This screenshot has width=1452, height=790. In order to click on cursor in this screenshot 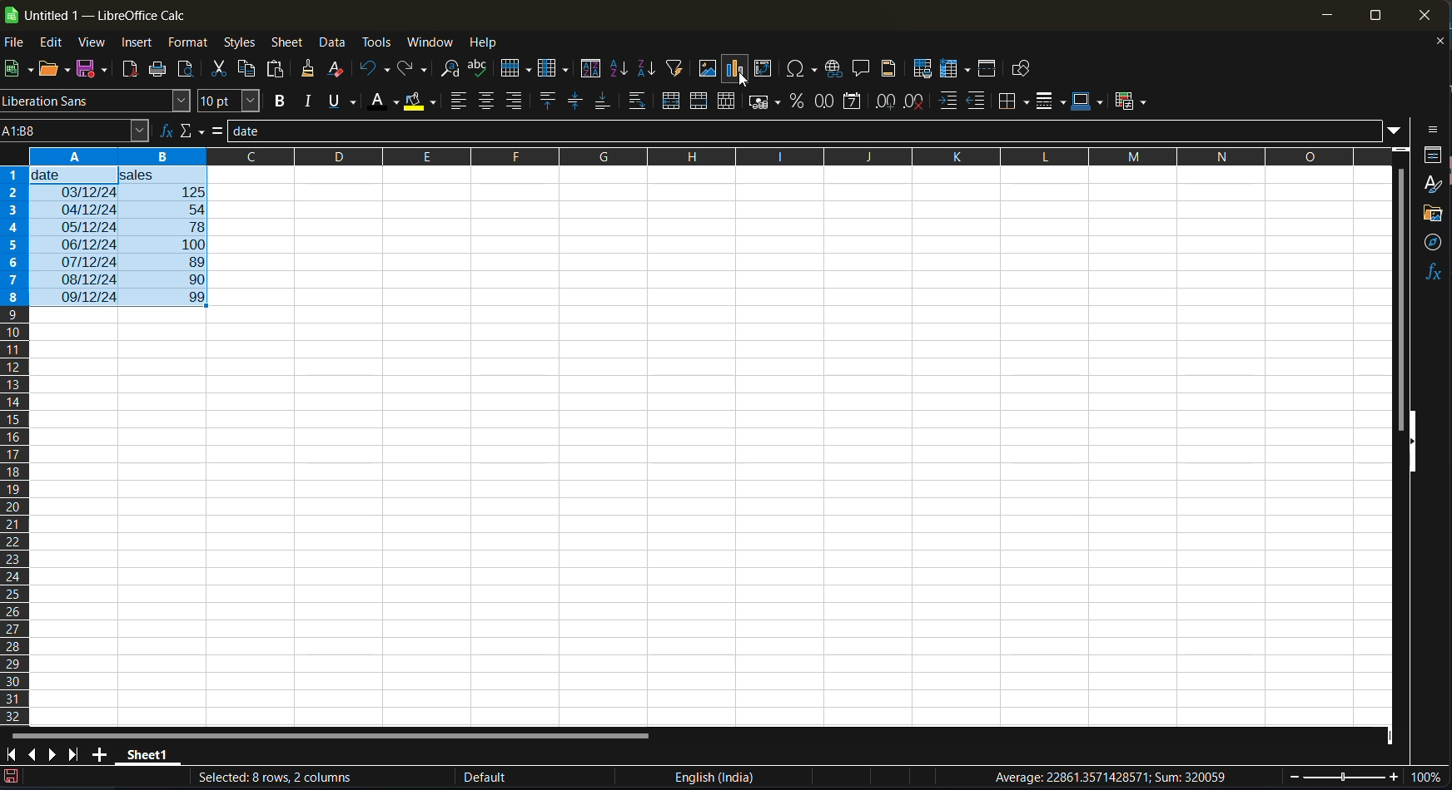, I will do `click(745, 81)`.